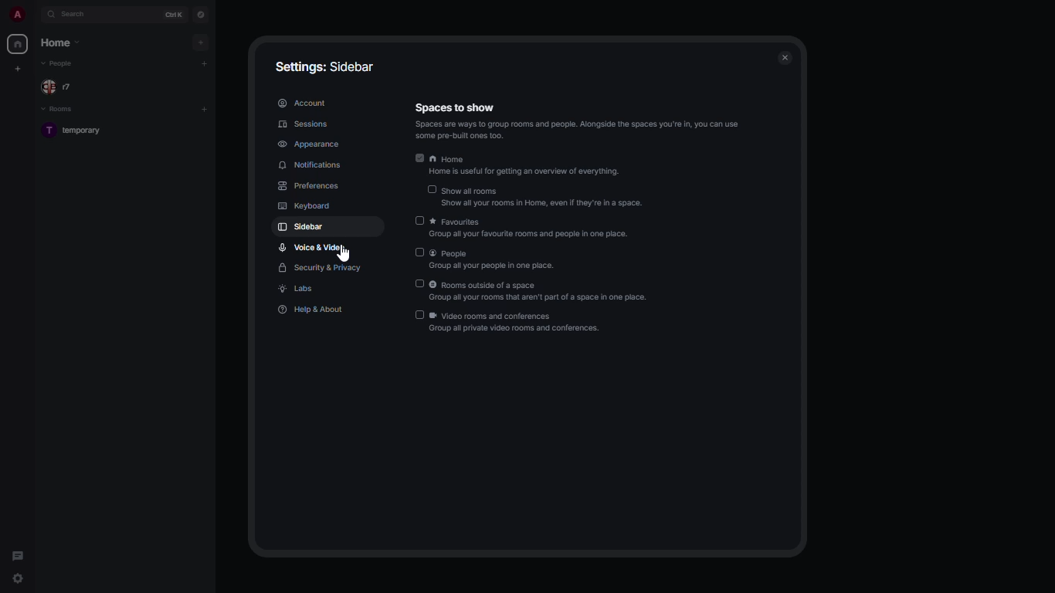 Image resolution: width=1055 pixels, height=593 pixels. What do you see at coordinates (312, 248) in the screenshot?
I see `voice & video` at bounding box center [312, 248].